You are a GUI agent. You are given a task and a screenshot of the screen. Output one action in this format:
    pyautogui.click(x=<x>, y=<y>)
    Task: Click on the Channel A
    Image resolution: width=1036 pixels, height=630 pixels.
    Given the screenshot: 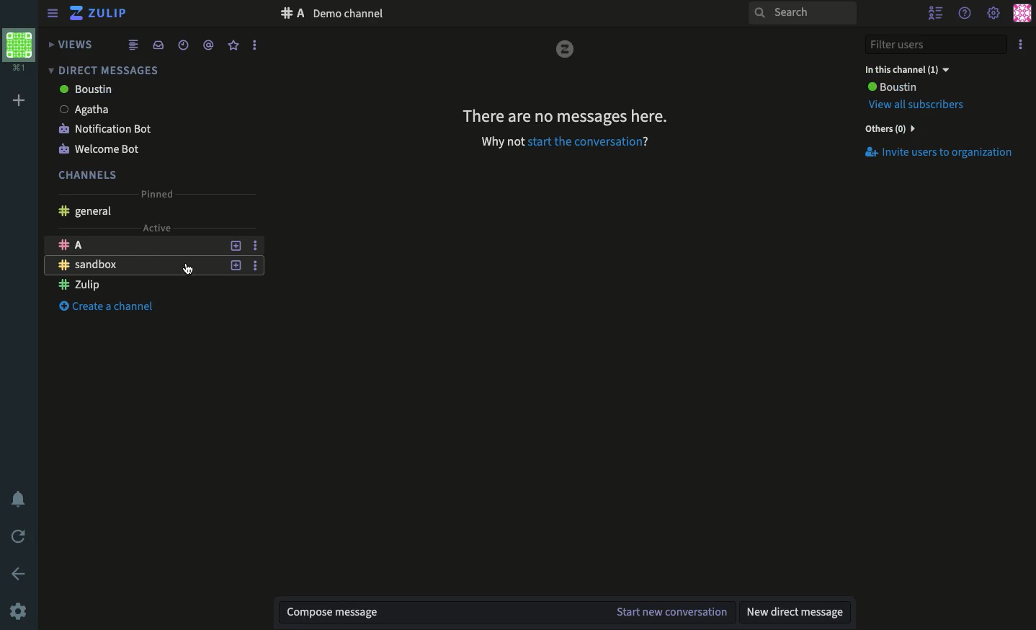 What is the action you would take?
    pyautogui.click(x=135, y=244)
    